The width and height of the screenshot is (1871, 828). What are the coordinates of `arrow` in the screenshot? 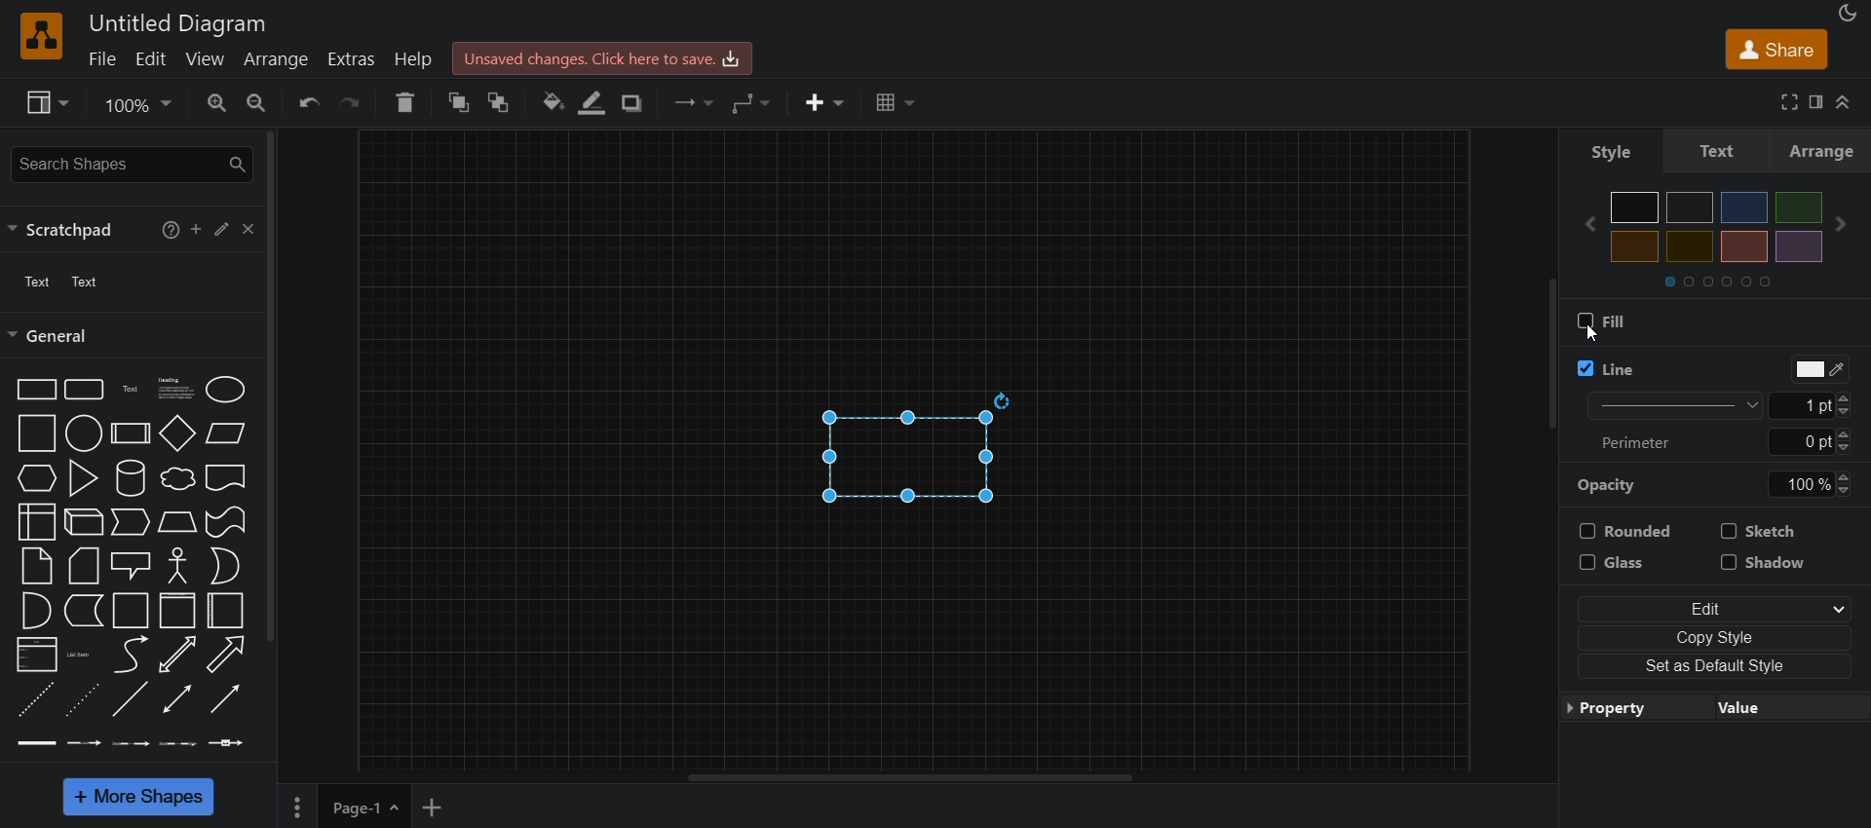 It's located at (224, 655).